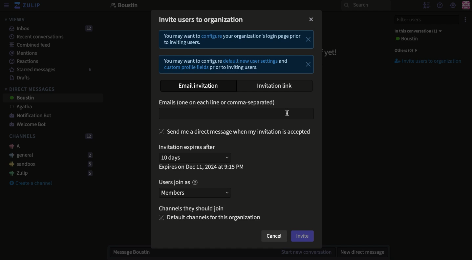 The image size is (472, 260). What do you see at coordinates (48, 164) in the screenshot?
I see `Sandbox` at bounding box center [48, 164].